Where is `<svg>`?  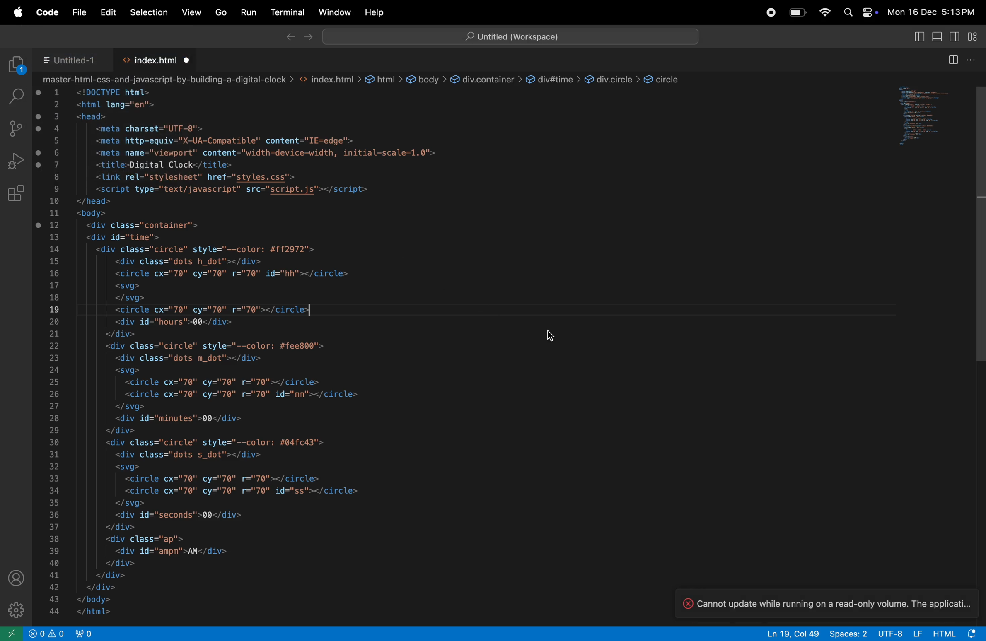 <svg> is located at coordinates (131, 467).